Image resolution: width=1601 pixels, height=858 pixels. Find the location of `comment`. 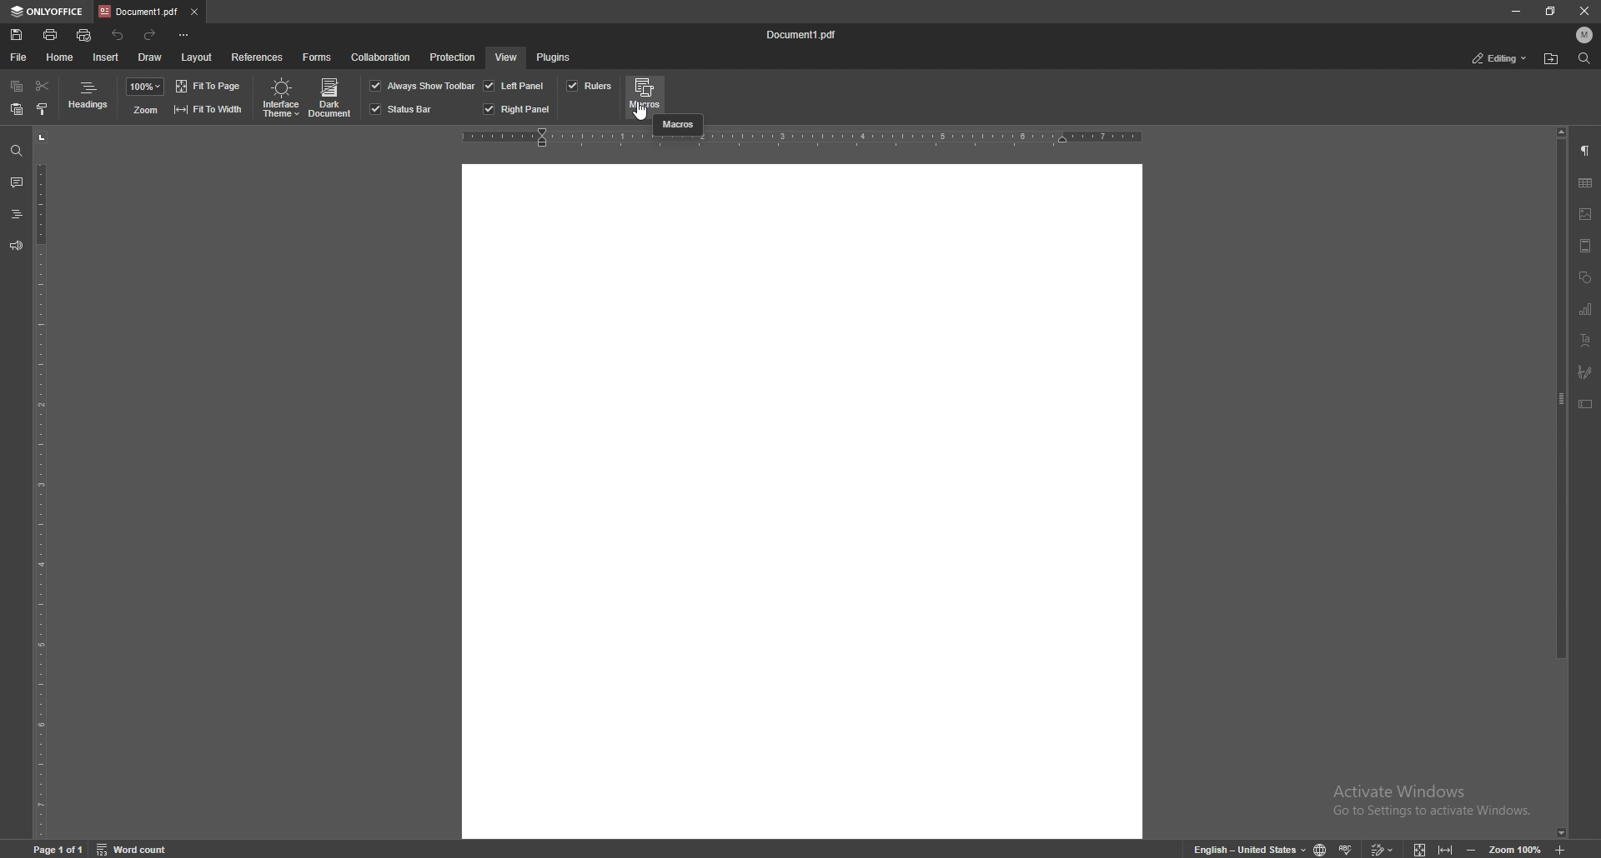

comment is located at coordinates (16, 182).